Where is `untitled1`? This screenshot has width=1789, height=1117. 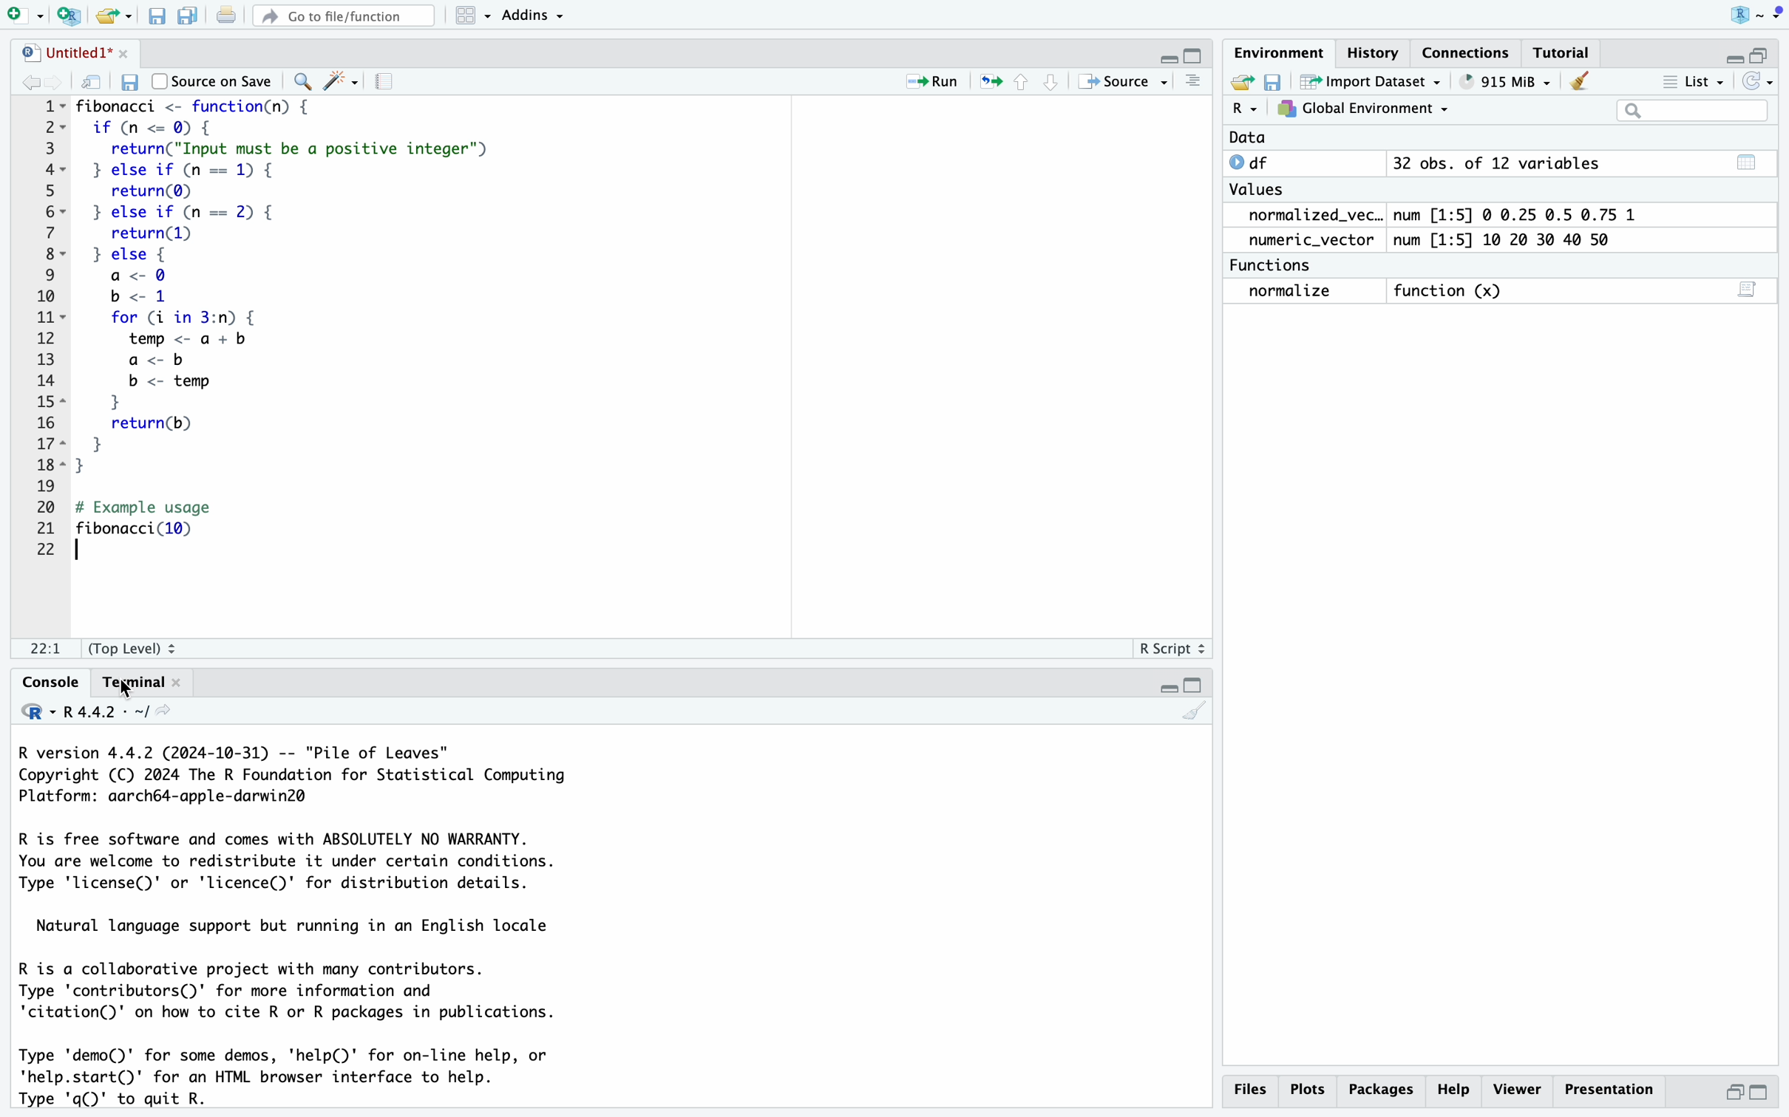 untitled1 is located at coordinates (65, 52).